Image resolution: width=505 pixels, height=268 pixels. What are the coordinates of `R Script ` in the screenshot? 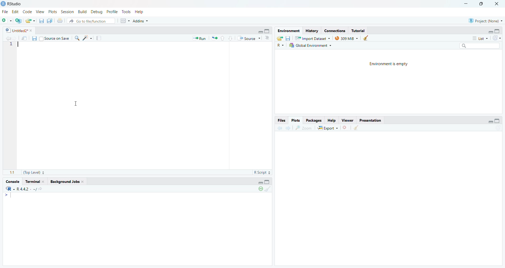 It's located at (259, 172).